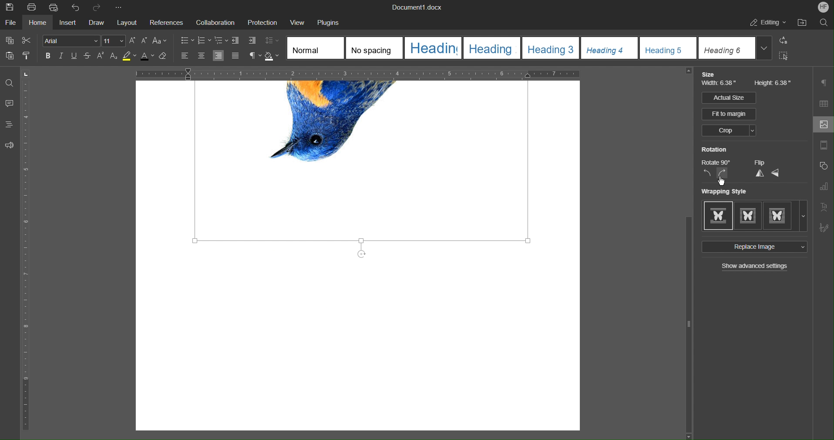 This screenshot has width=834, height=440. What do you see at coordinates (204, 41) in the screenshot?
I see `Numbered List` at bounding box center [204, 41].